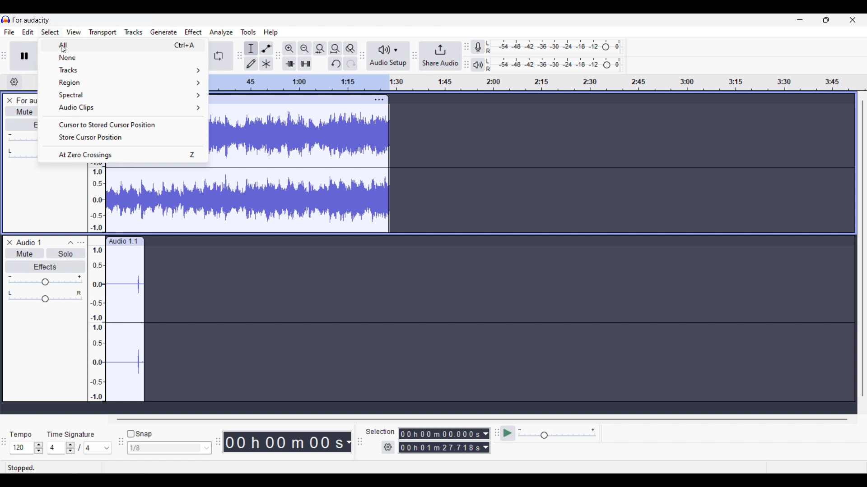 Image resolution: width=867 pixels, height=487 pixels. What do you see at coordinates (133, 32) in the screenshot?
I see `Tracks` at bounding box center [133, 32].